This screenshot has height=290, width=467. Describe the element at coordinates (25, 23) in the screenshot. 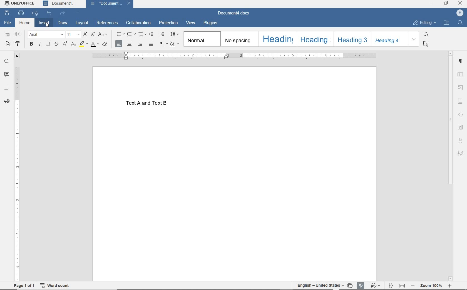

I see `HOME` at that location.